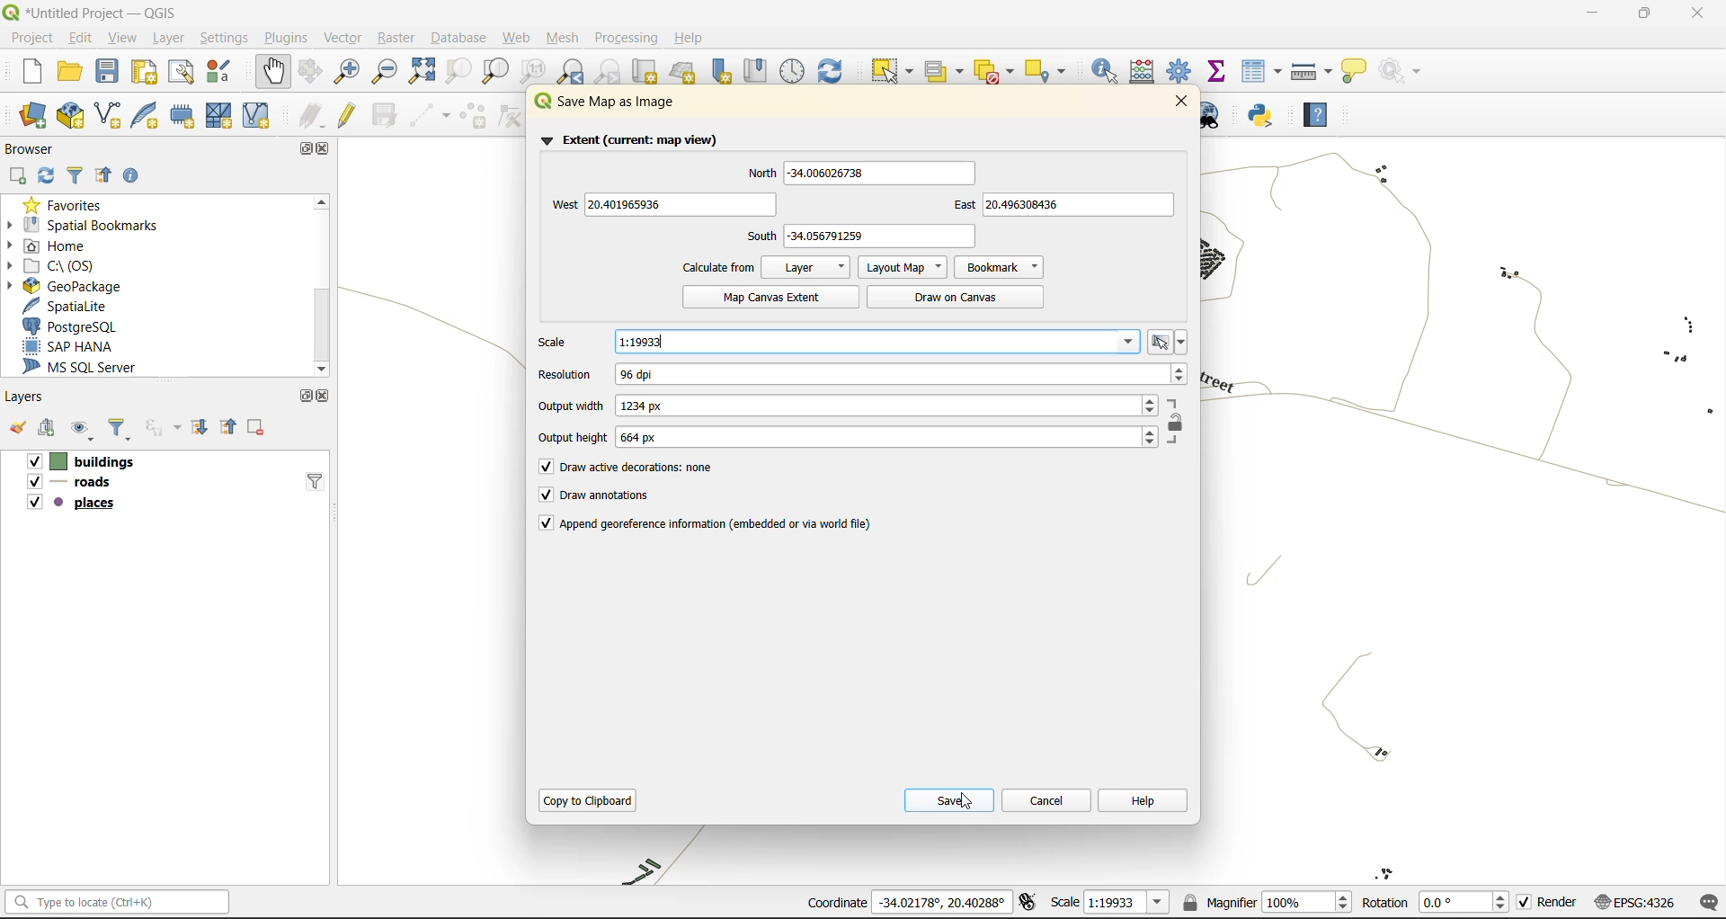  What do you see at coordinates (1212, 115) in the screenshot?
I see `metasearch` at bounding box center [1212, 115].